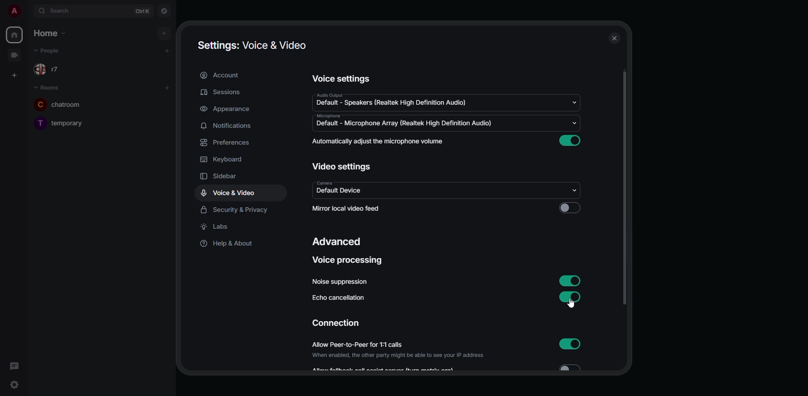 The image size is (808, 396). What do you see at coordinates (399, 349) in the screenshot?
I see `allow peer-to-peer for 1:1 calls` at bounding box center [399, 349].